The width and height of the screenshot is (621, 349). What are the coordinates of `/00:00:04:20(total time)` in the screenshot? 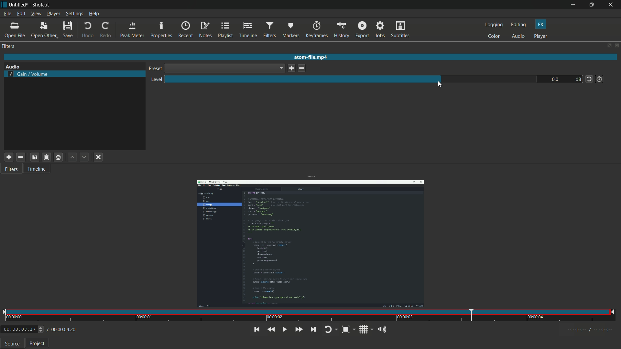 It's located at (62, 329).